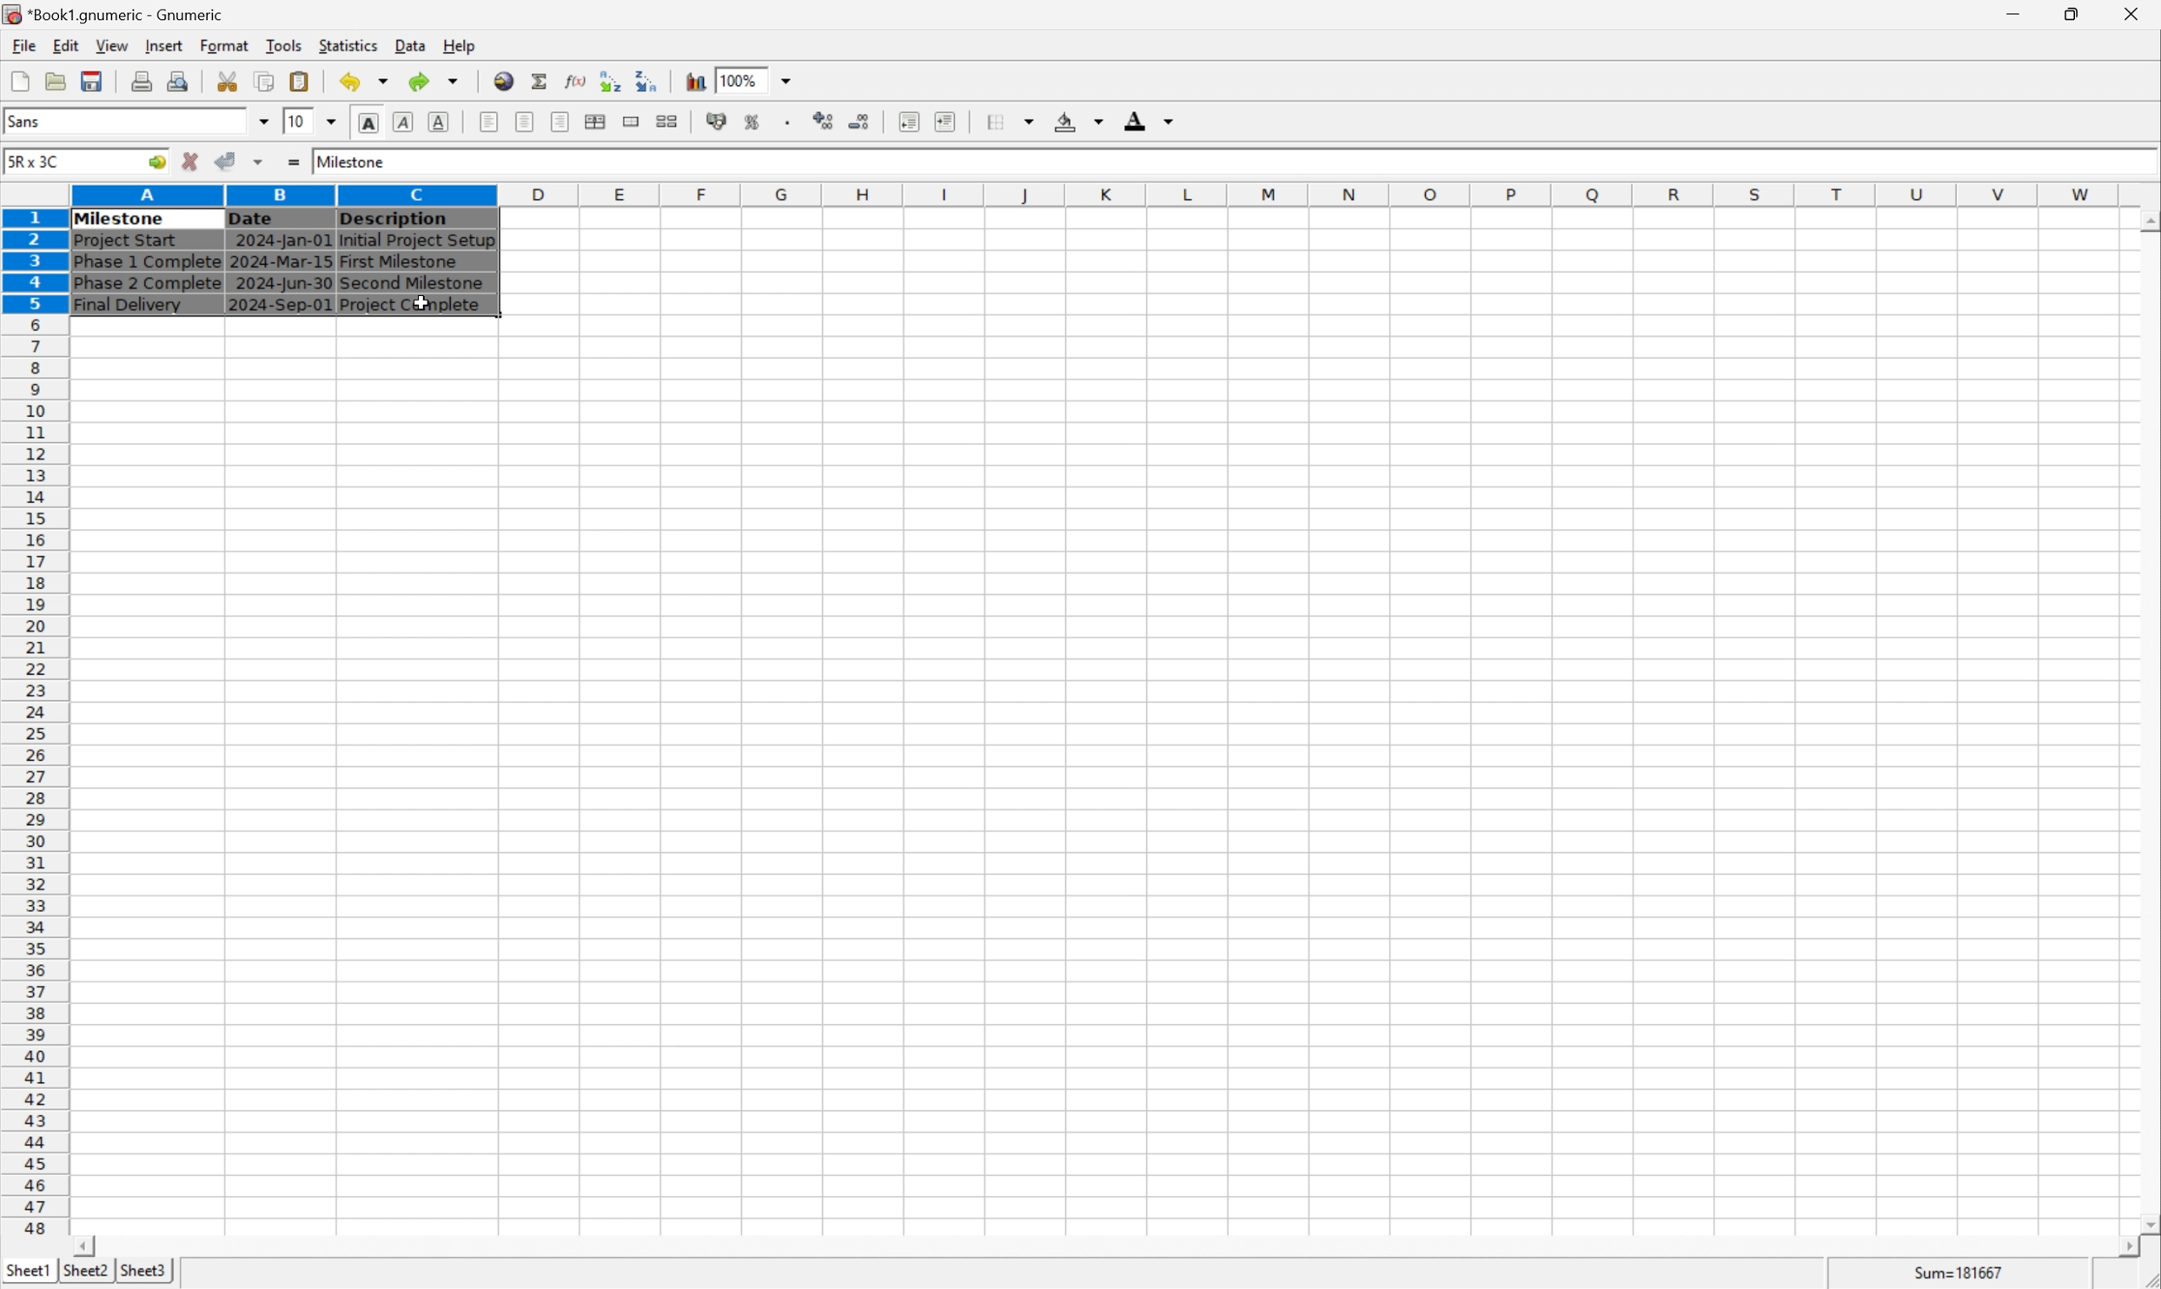 The height and width of the screenshot is (1289, 2161). Describe the element at coordinates (334, 120) in the screenshot. I see `drop down` at that location.